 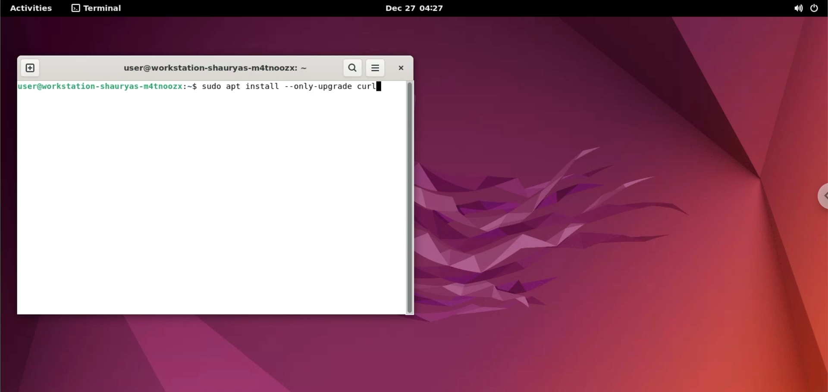 I want to click on user@workstation-shauryas-m4tnoozx:-$, so click(x=214, y=69).